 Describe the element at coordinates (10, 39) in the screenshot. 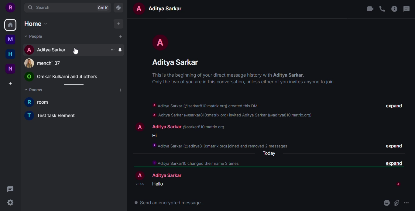

I see `myspace` at that location.